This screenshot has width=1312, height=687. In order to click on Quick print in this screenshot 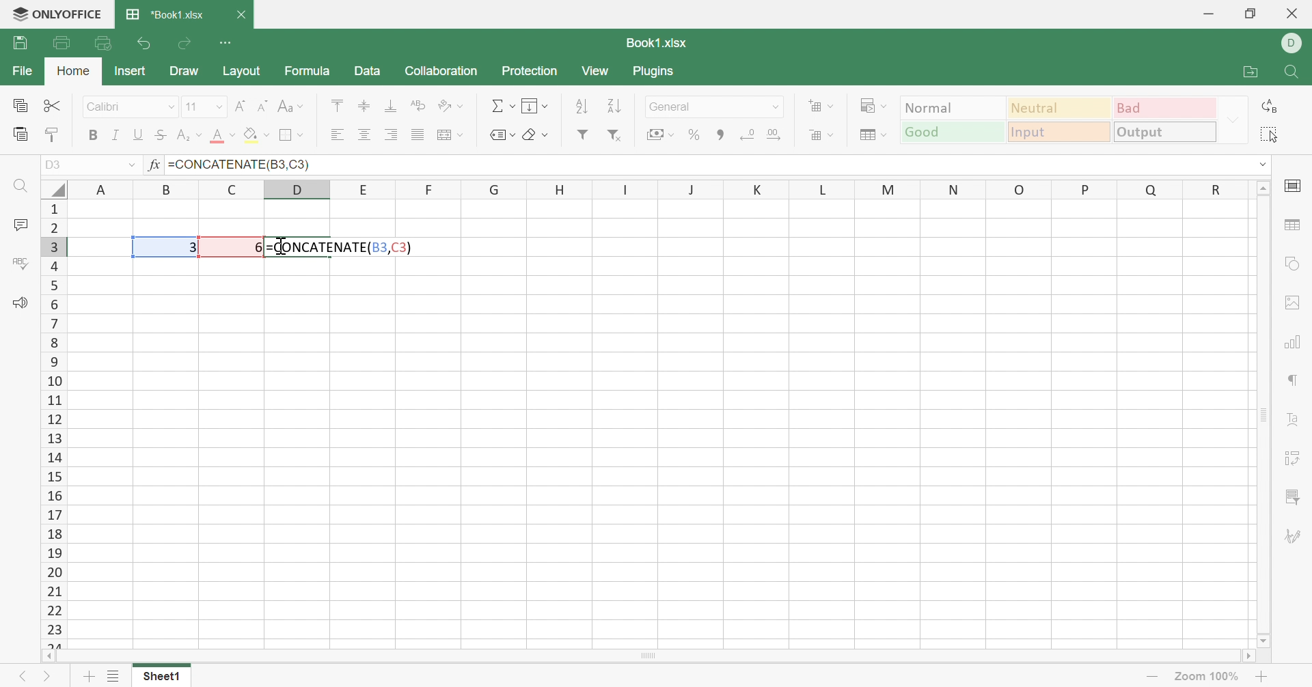, I will do `click(105, 40)`.